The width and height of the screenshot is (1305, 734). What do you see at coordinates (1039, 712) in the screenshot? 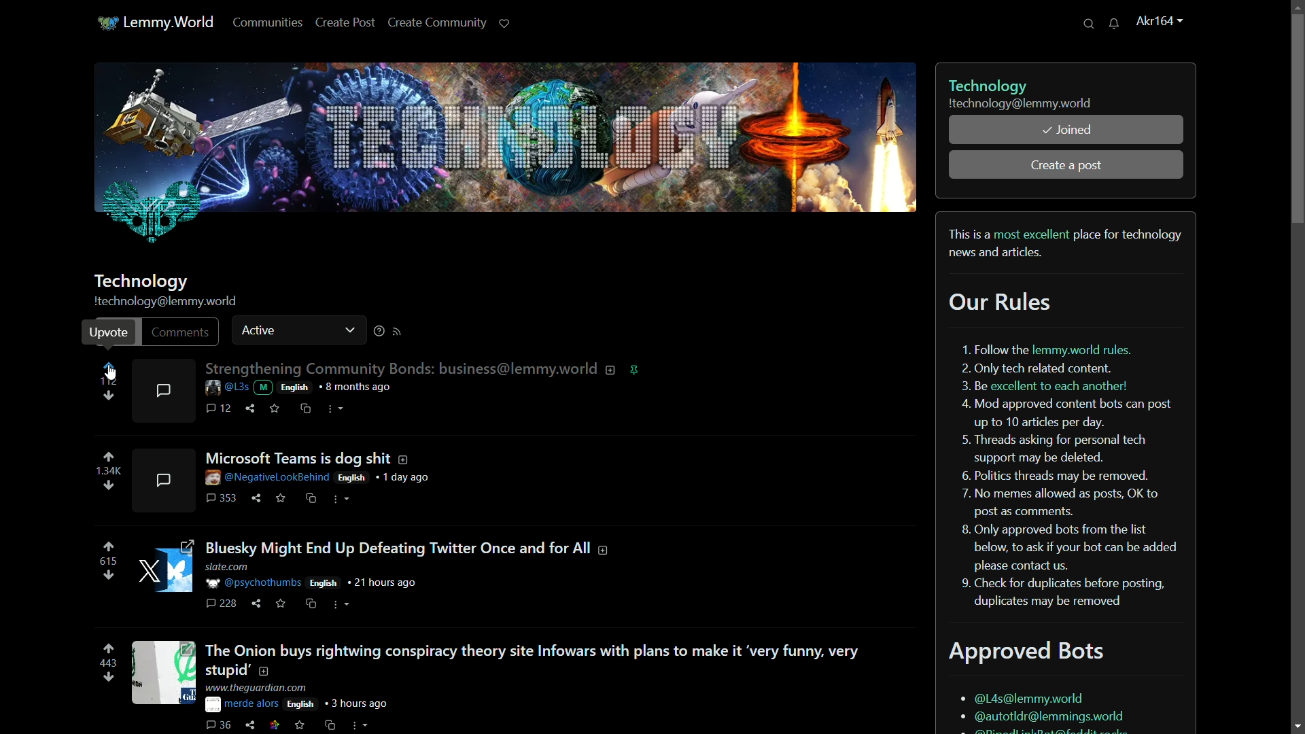
I see `bots` at bounding box center [1039, 712].